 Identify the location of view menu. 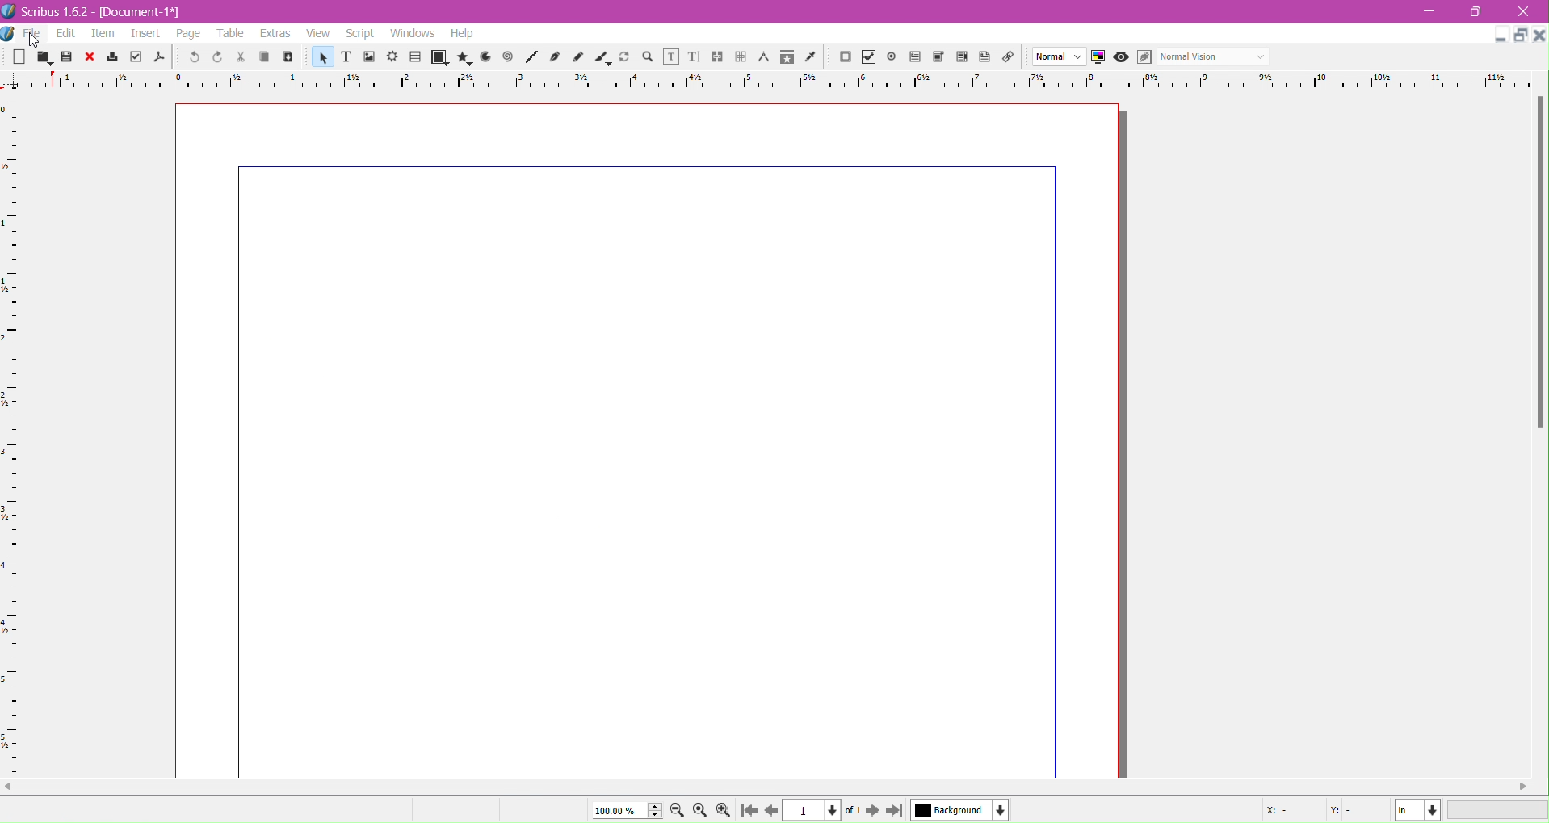
(318, 34).